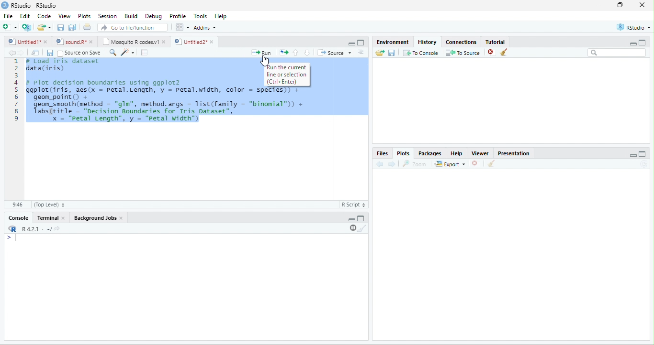 This screenshot has height=345, width=654. What do you see at coordinates (361, 218) in the screenshot?
I see `Maximize` at bounding box center [361, 218].